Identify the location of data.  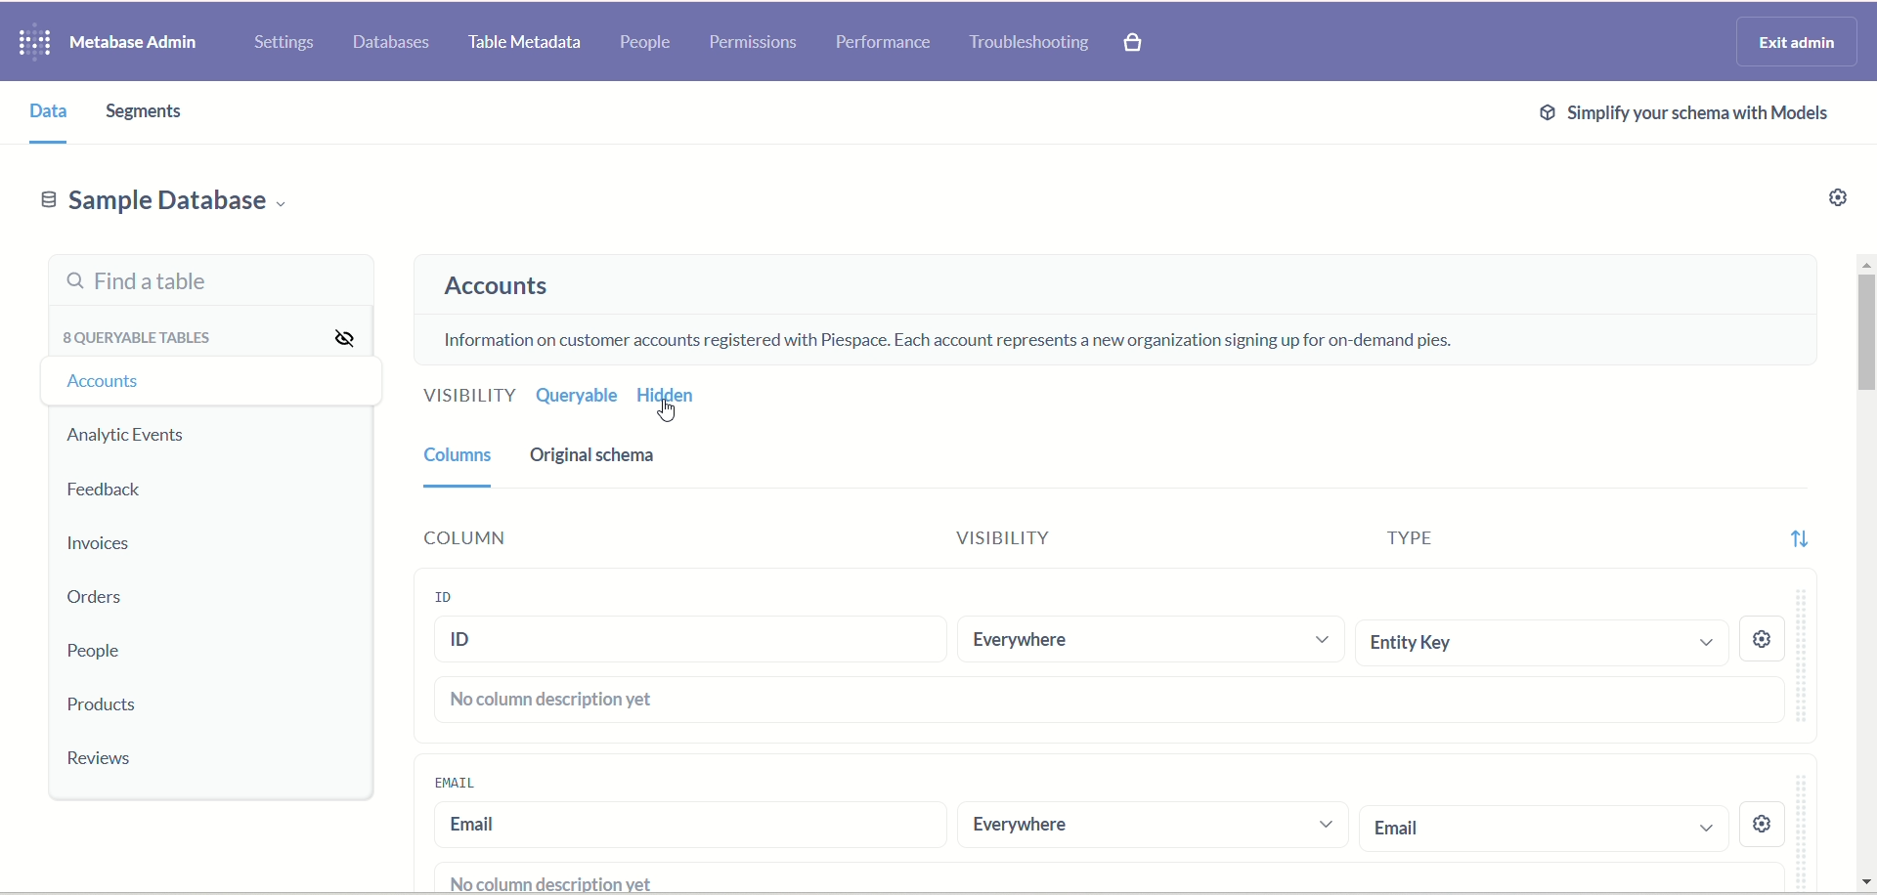
(51, 117).